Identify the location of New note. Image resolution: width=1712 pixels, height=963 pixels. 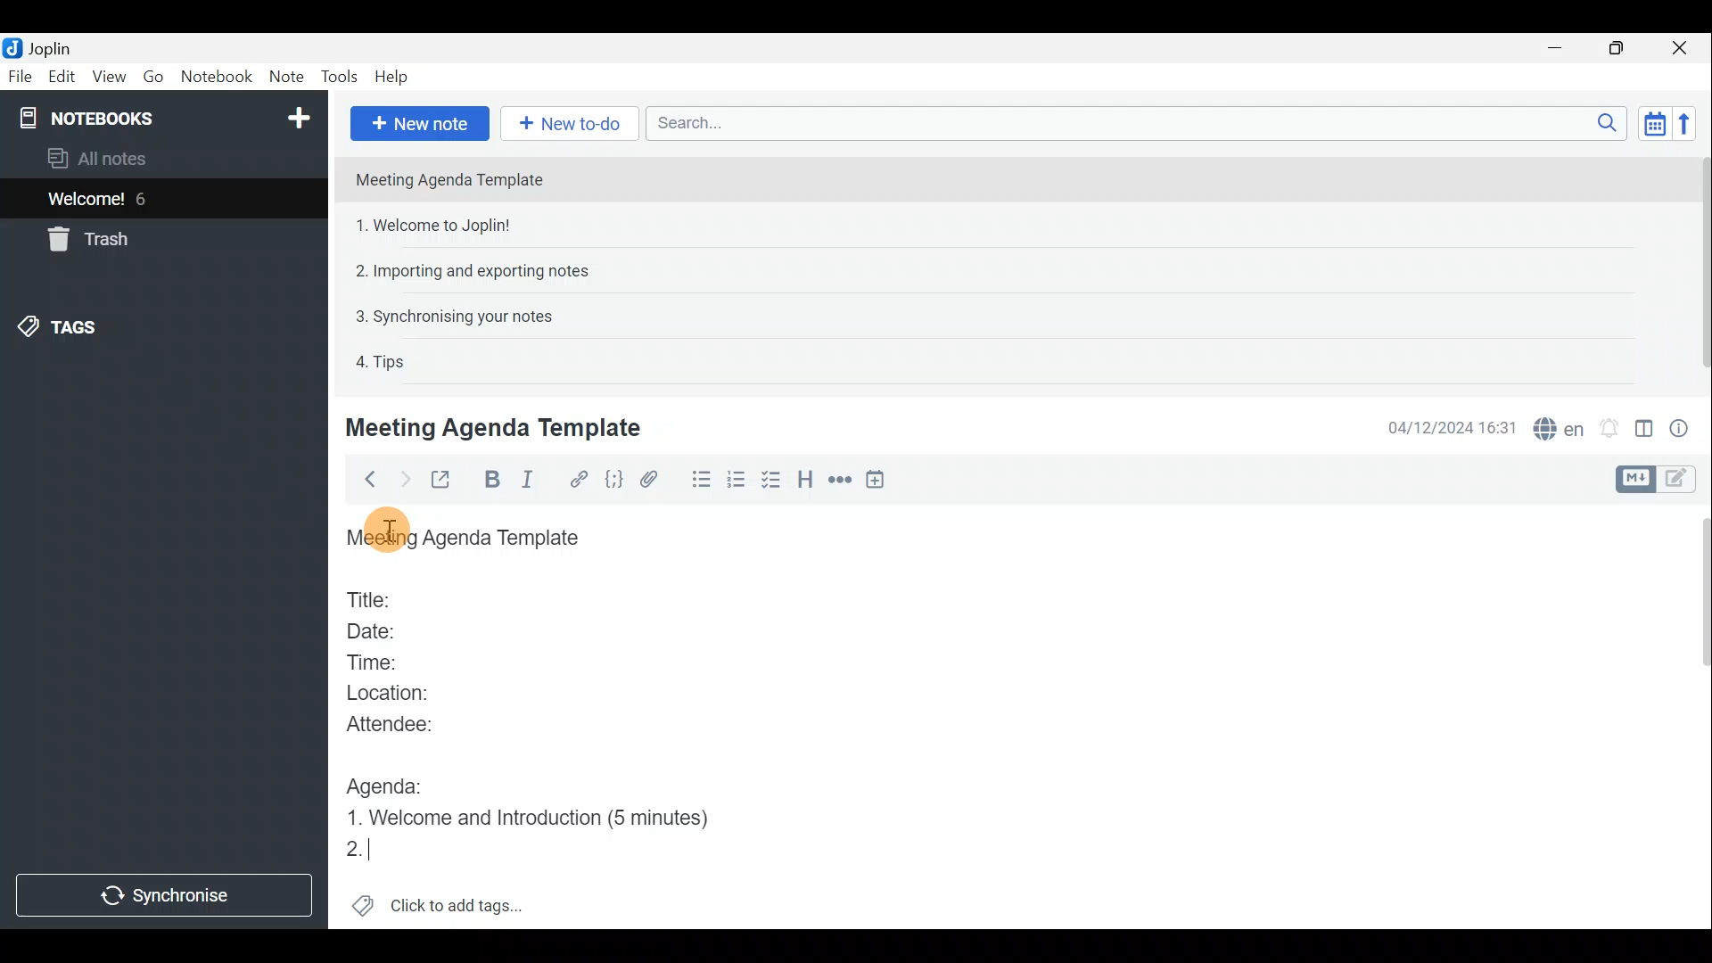
(420, 124).